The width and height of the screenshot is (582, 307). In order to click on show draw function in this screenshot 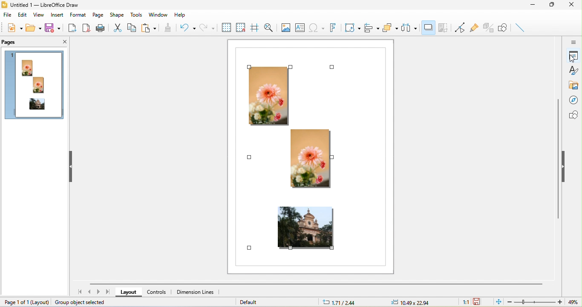, I will do `click(504, 28)`.